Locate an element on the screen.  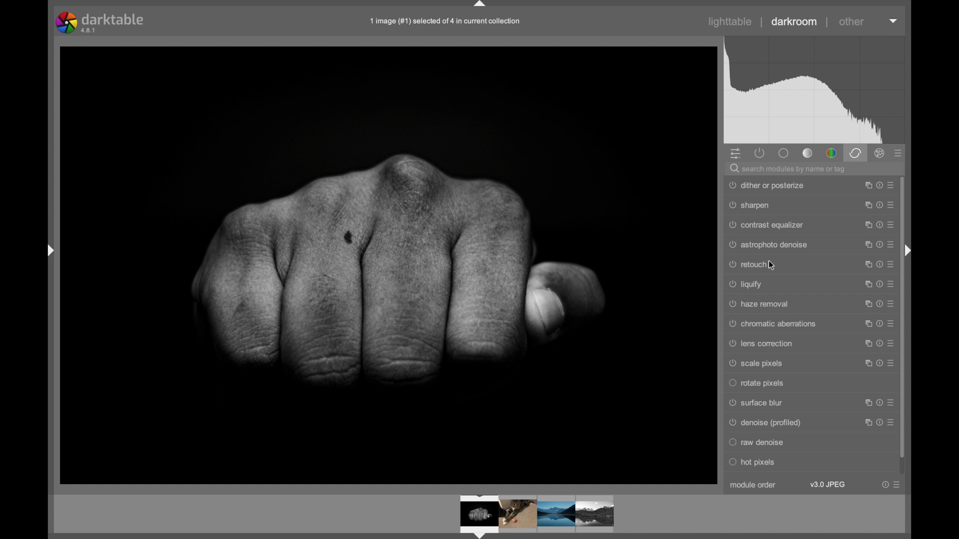
drag  handle is located at coordinates (912, 250).